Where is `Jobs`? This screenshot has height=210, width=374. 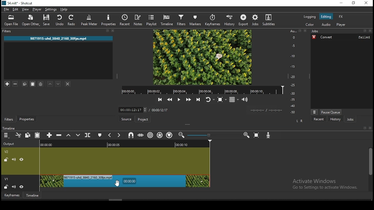
Jobs is located at coordinates (341, 31).